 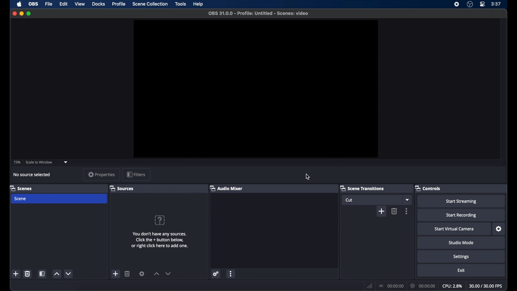 I want to click on properties, so click(x=102, y=174).